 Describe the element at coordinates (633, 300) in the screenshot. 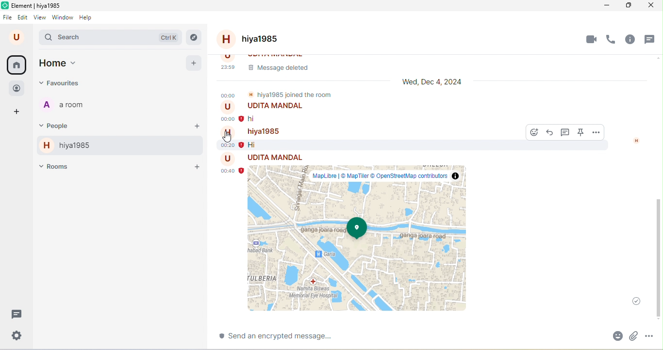

I see `read` at that location.